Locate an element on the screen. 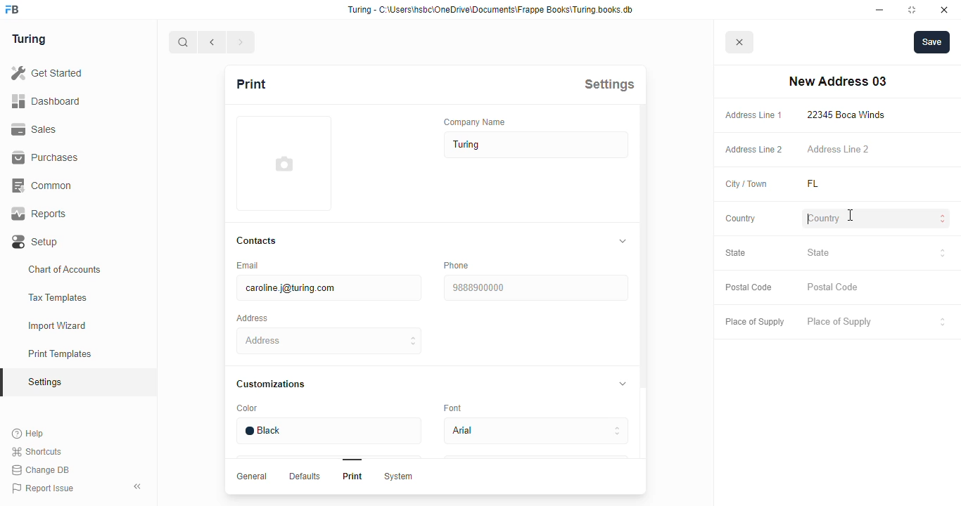 This screenshot has height=506, width=961. state is located at coordinates (877, 254).